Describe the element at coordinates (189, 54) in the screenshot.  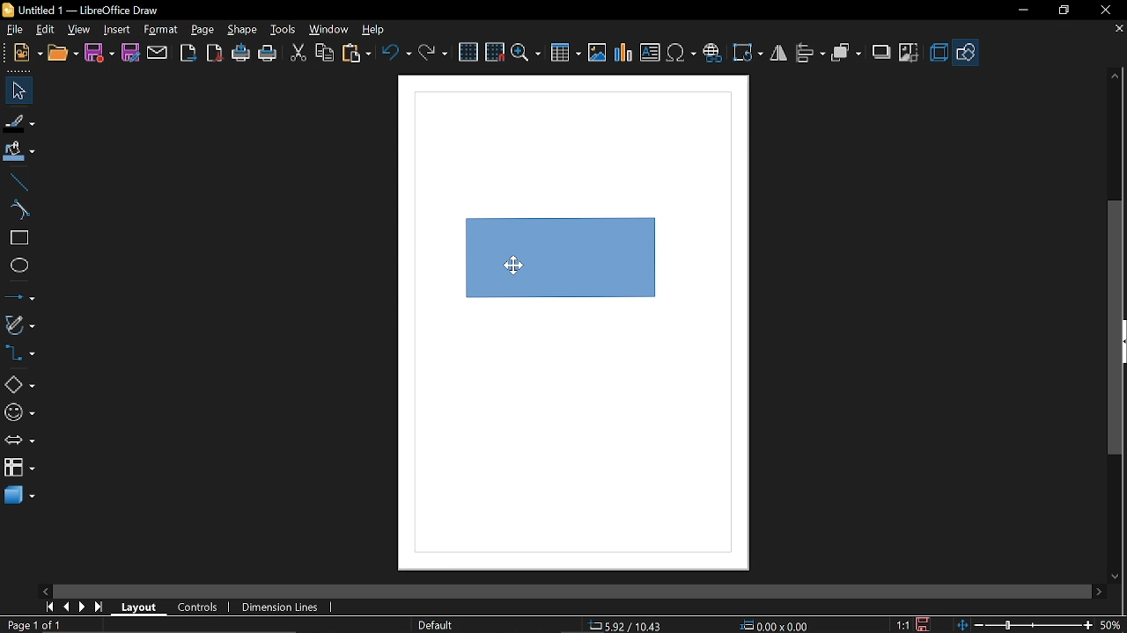
I see `Import` at that location.